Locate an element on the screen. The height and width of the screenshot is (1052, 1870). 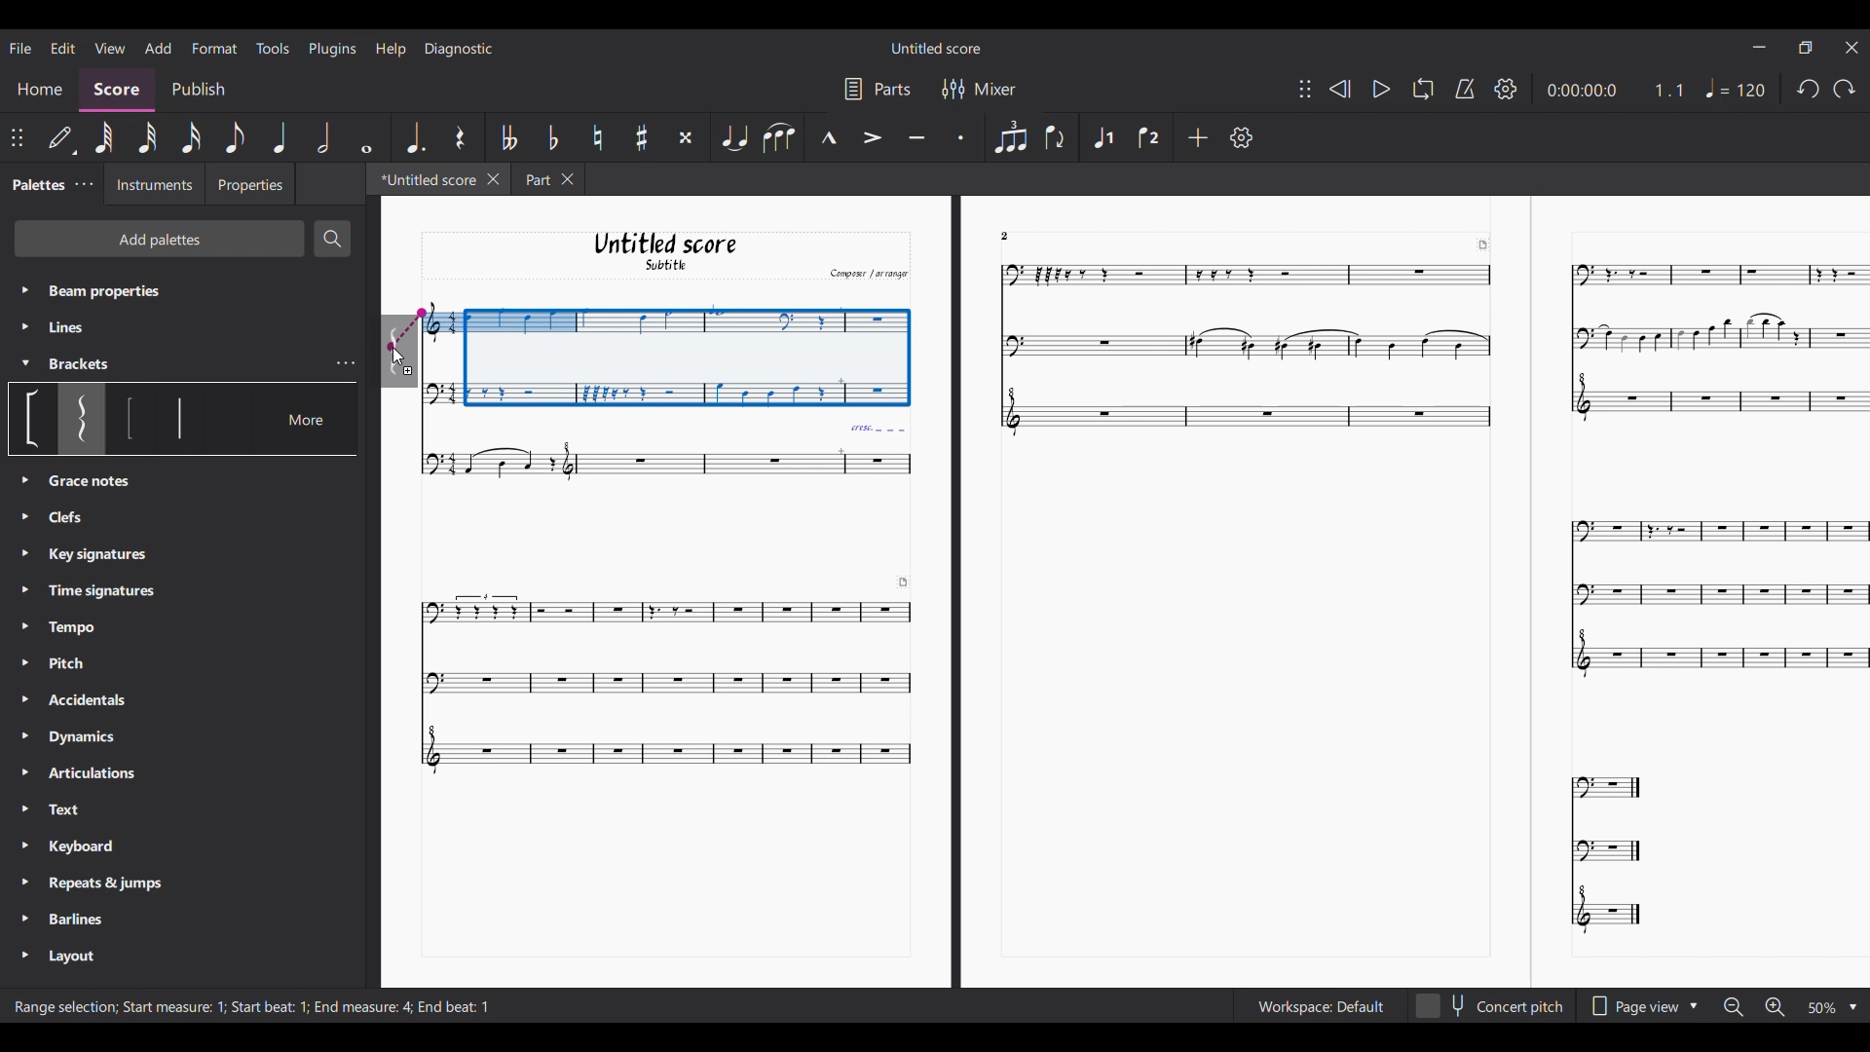
Indicates point of contact is located at coordinates (400, 348).